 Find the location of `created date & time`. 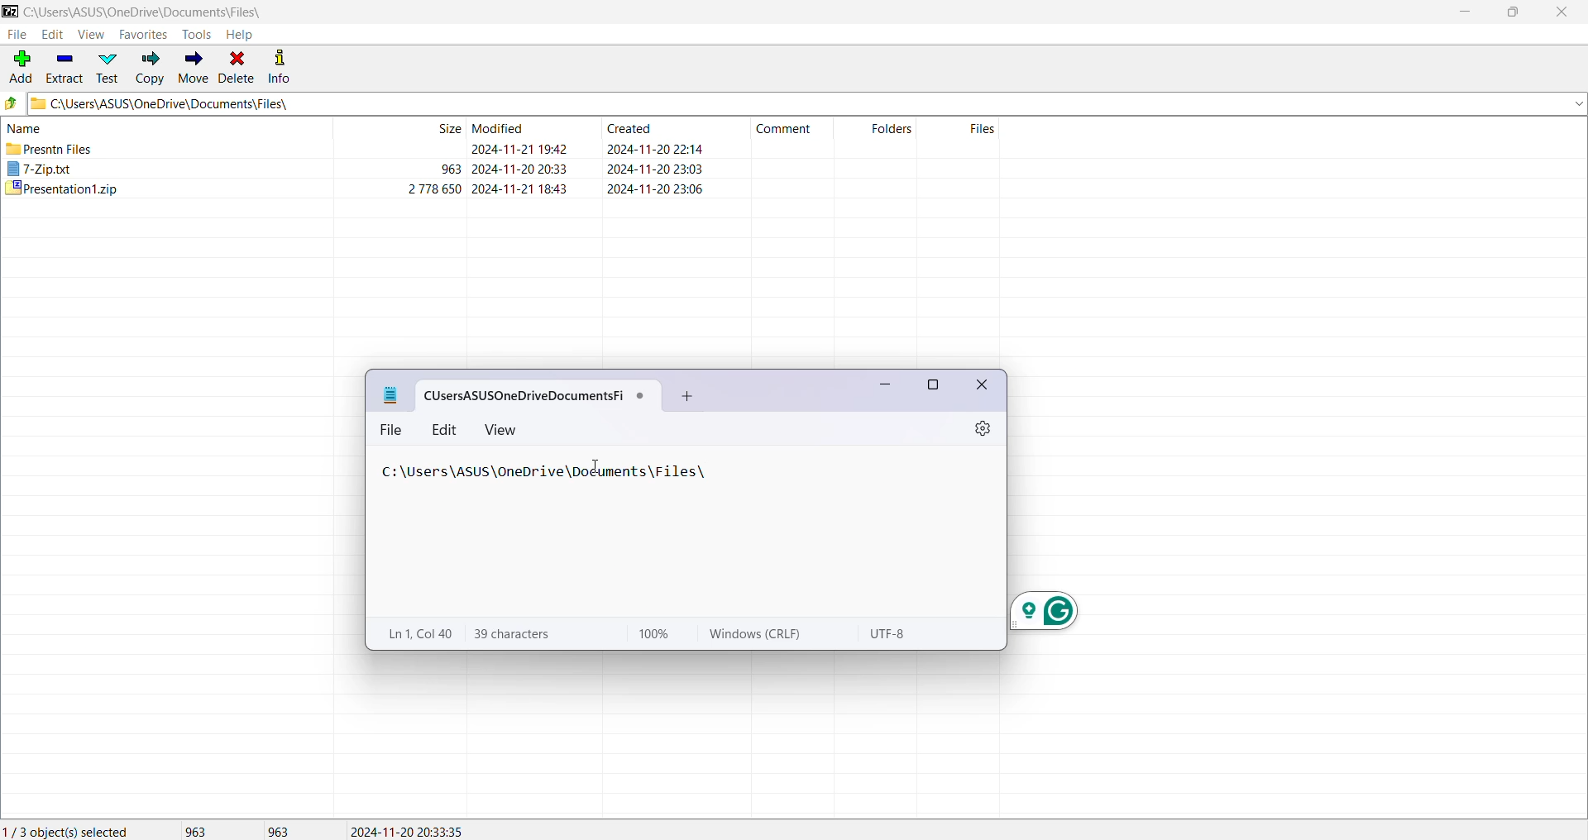

created date & time is located at coordinates (657, 189).